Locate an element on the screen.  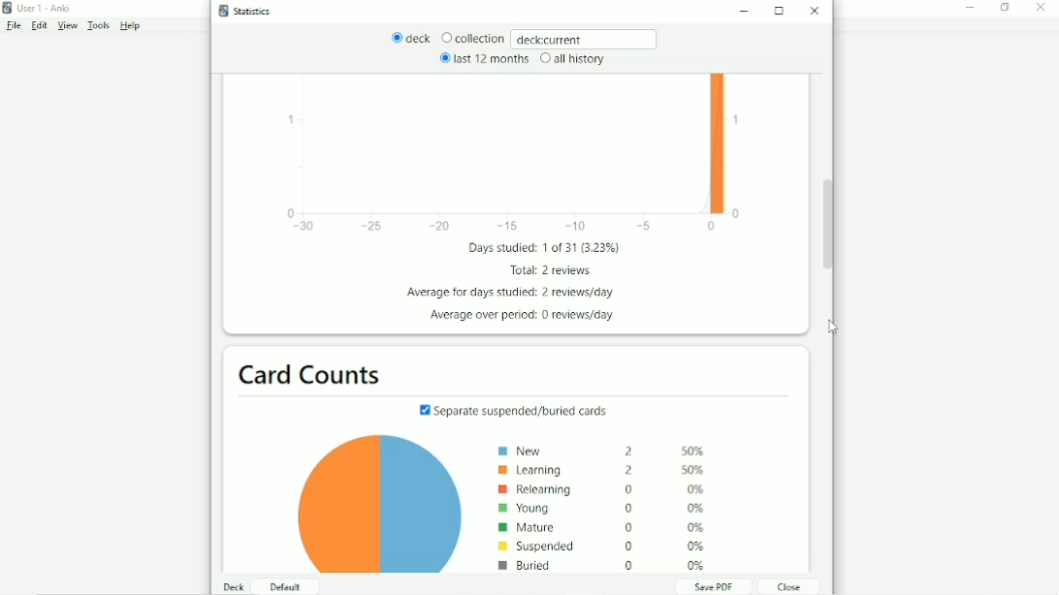
Save PDF is located at coordinates (713, 586).